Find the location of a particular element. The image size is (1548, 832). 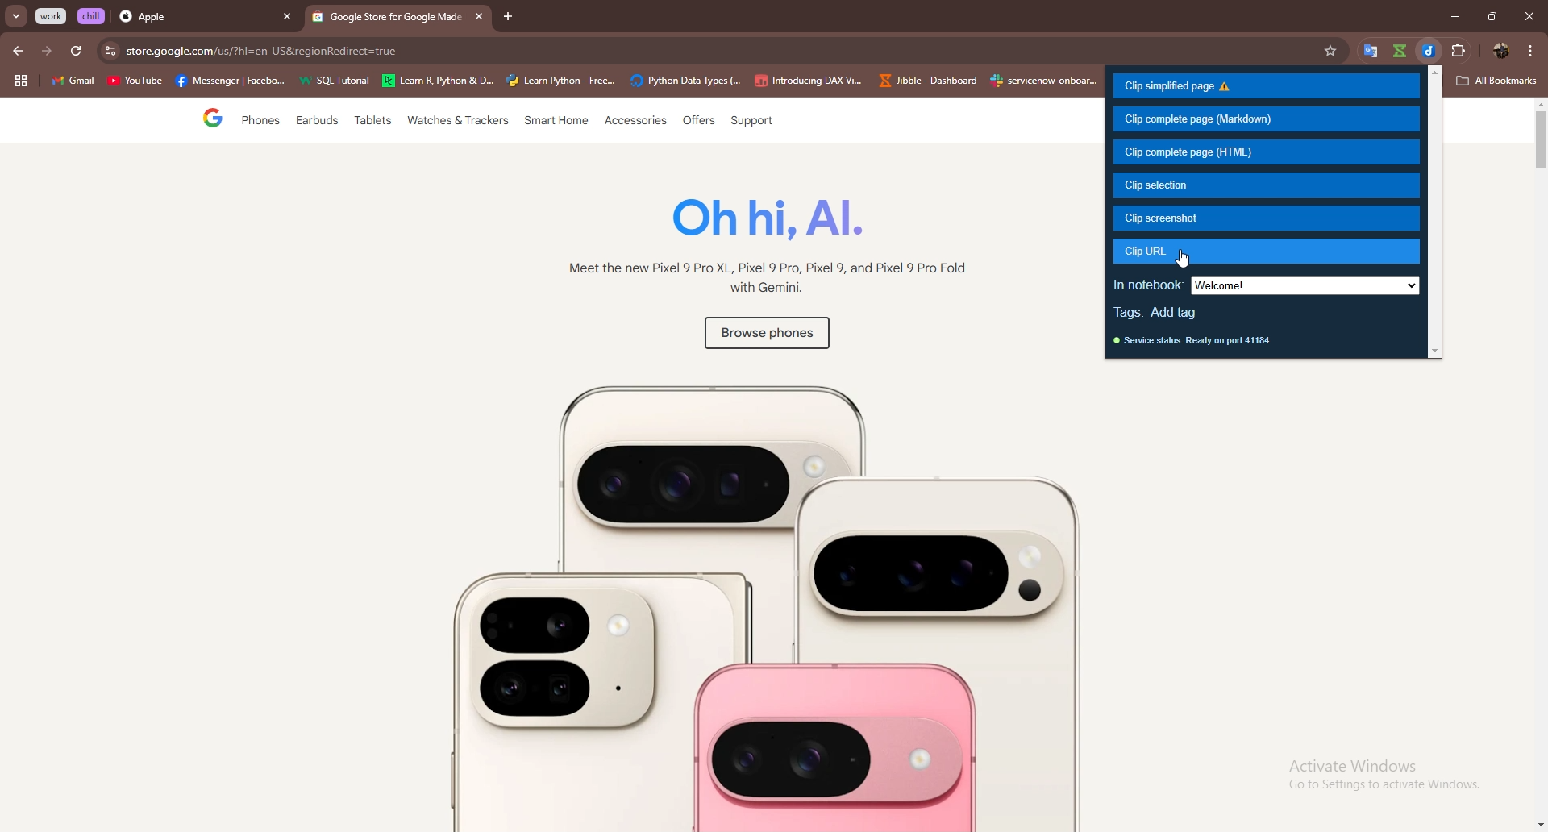

scroll bar is located at coordinates (1434, 212).